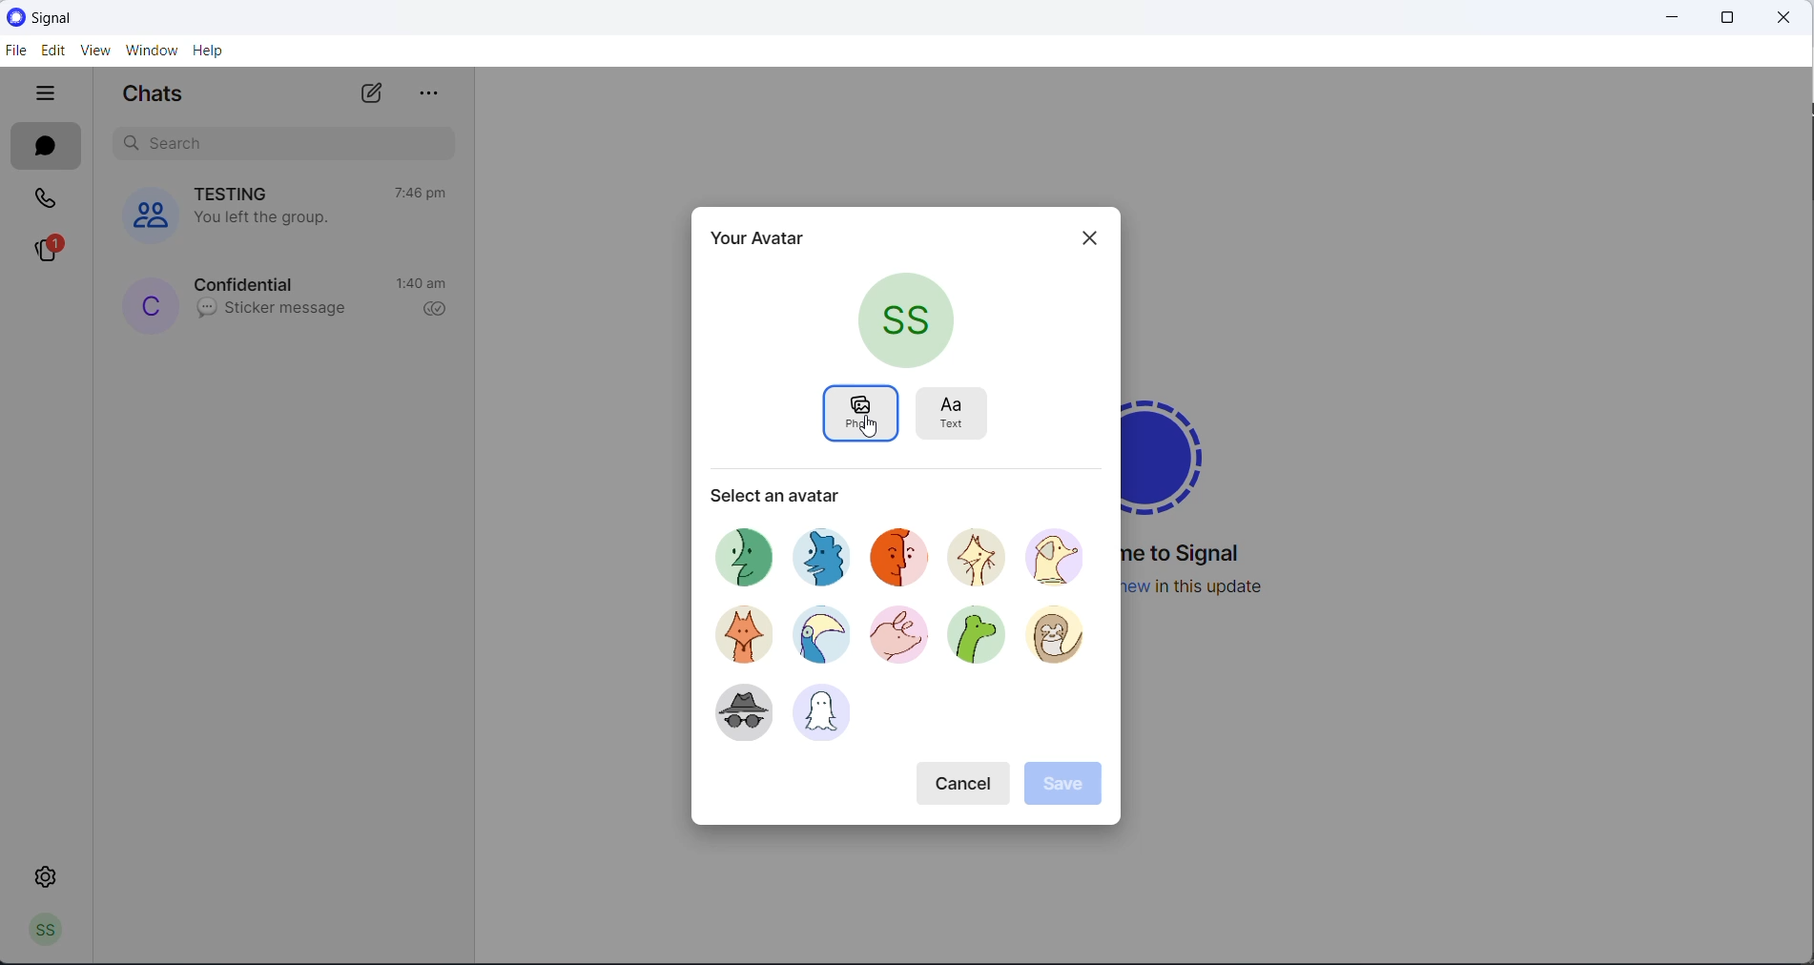 Image resolution: width=1814 pixels, height=965 pixels. What do you see at coordinates (755, 236) in the screenshot?
I see `your avatar heading` at bounding box center [755, 236].